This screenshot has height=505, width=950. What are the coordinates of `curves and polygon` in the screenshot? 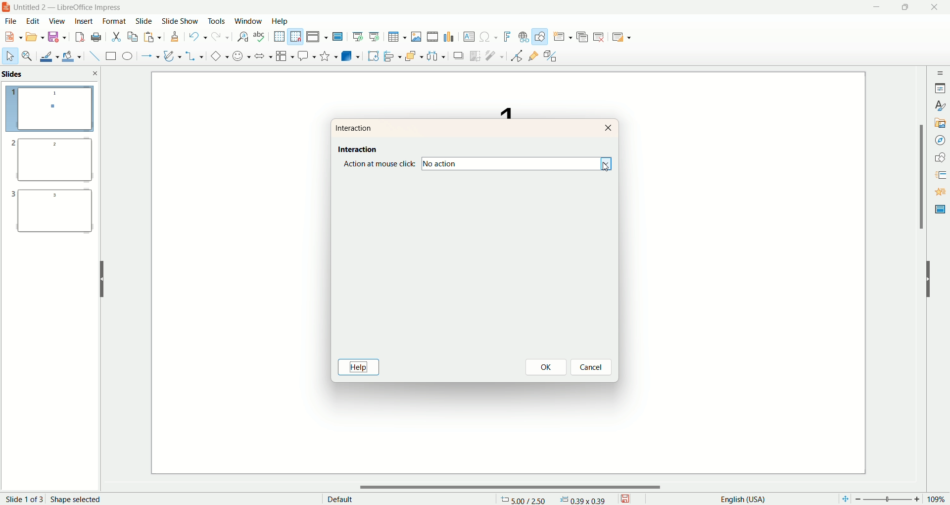 It's located at (171, 55).